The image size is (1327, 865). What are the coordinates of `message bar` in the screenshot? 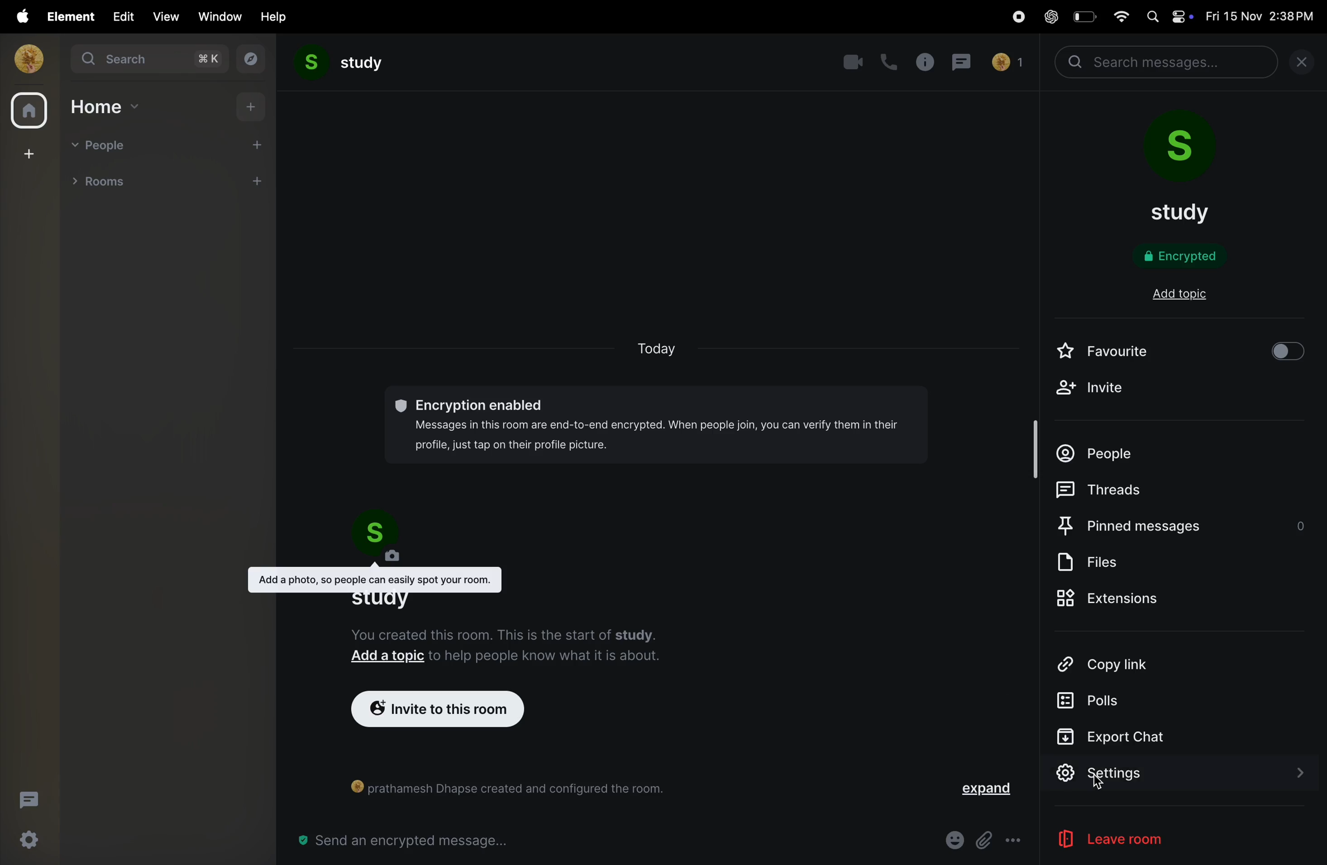 It's located at (409, 842).